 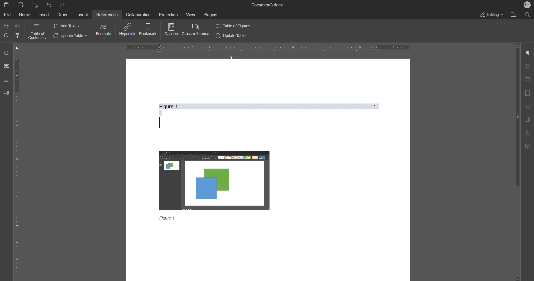 What do you see at coordinates (137, 14) in the screenshot?
I see `Collaboration` at bounding box center [137, 14].